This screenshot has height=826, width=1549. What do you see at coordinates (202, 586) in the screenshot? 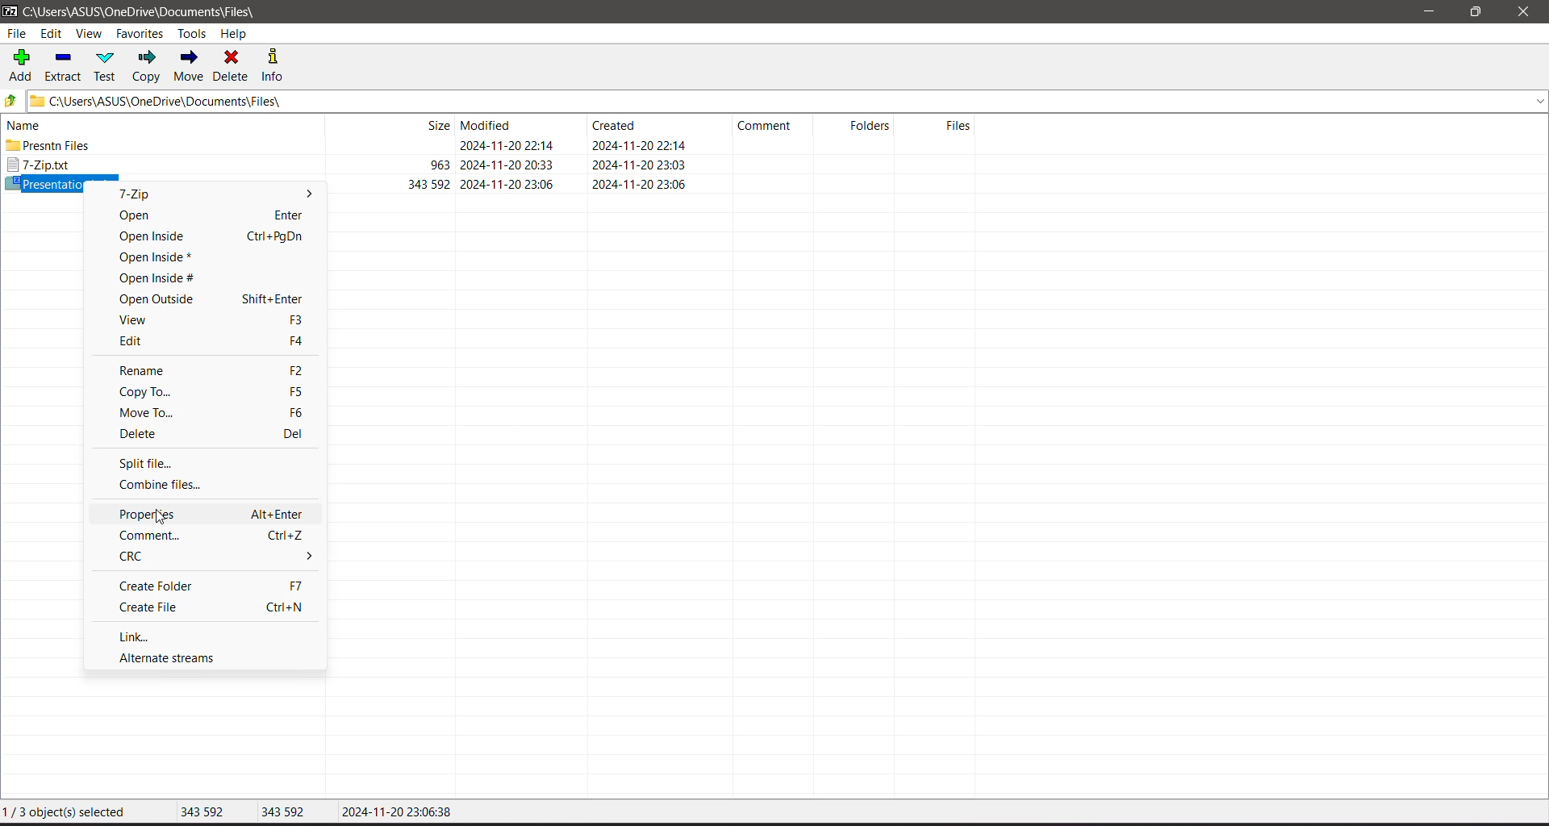
I see `Create Folder` at bounding box center [202, 586].